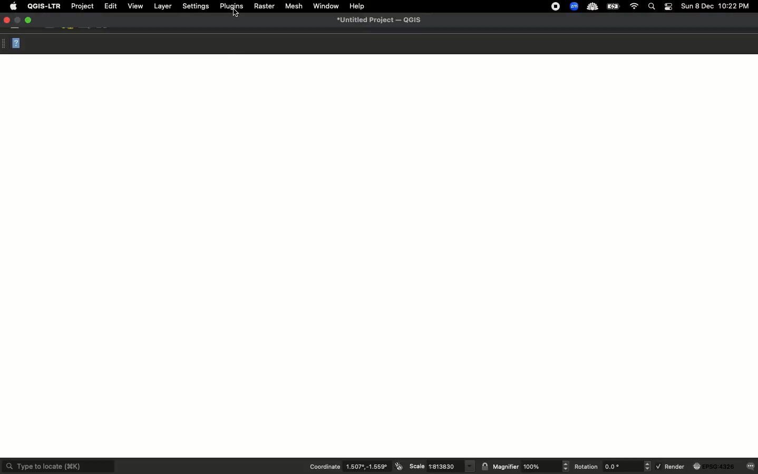 The width and height of the screenshot is (758, 474). Describe the element at coordinates (82, 7) in the screenshot. I see `Project` at that location.